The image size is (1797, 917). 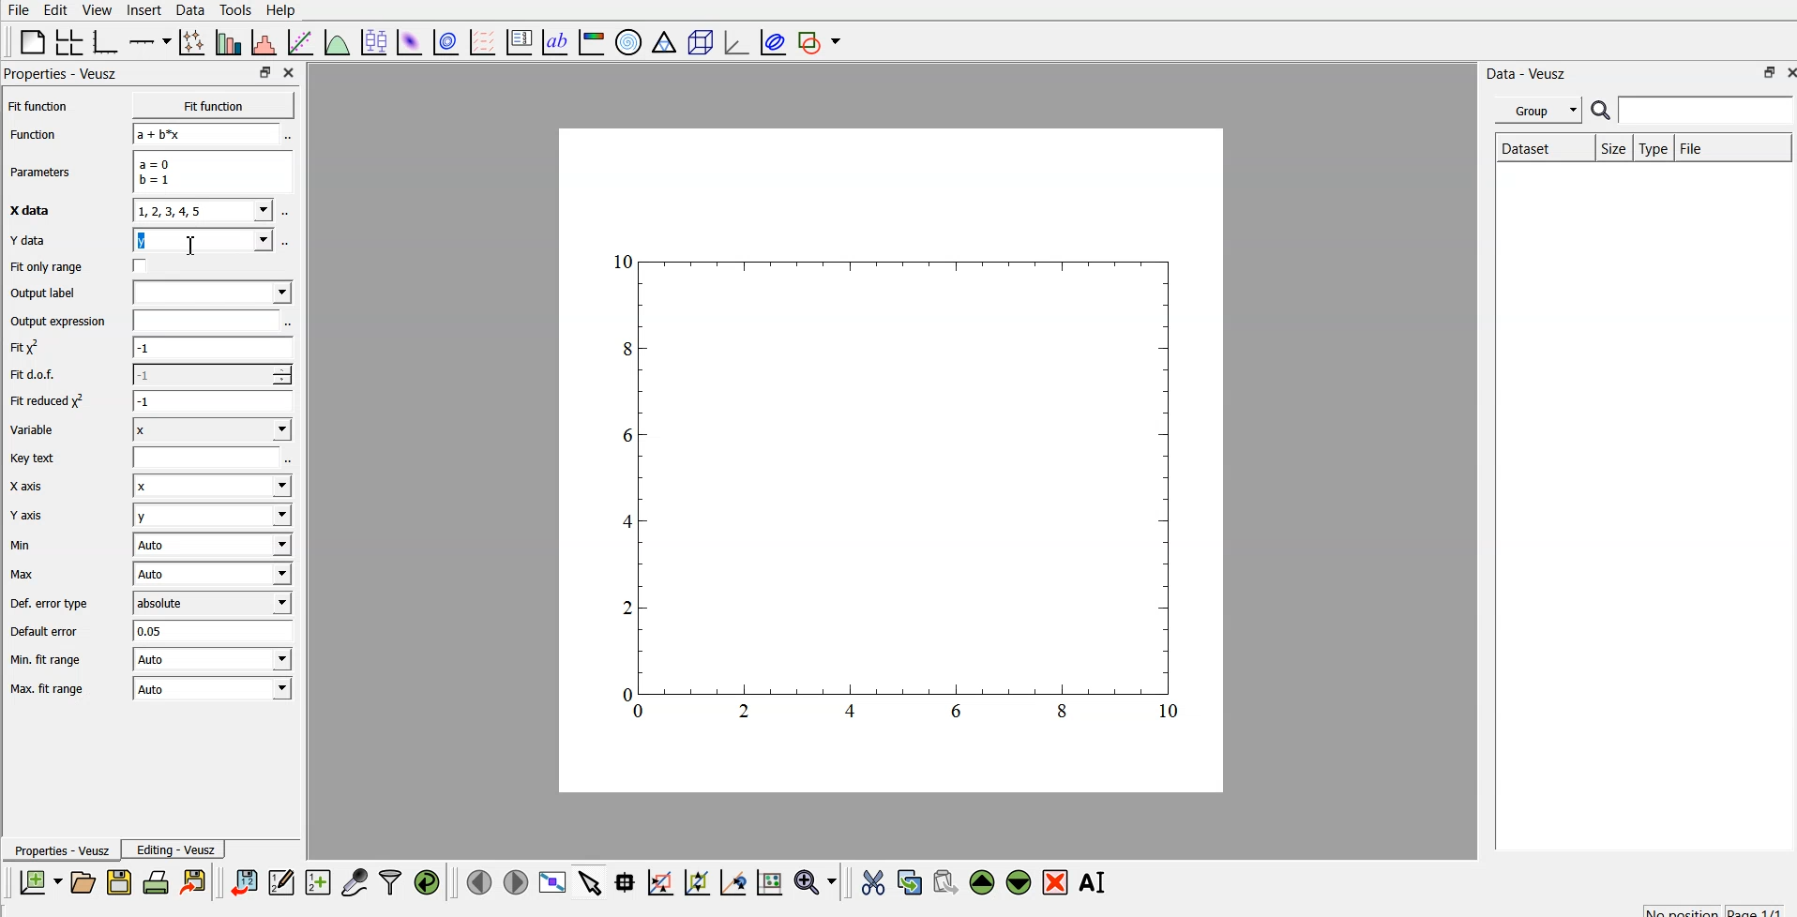 What do you see at coordinates (214, 515) in the screenshot?
I see `y` at bounding box center [214, 515].